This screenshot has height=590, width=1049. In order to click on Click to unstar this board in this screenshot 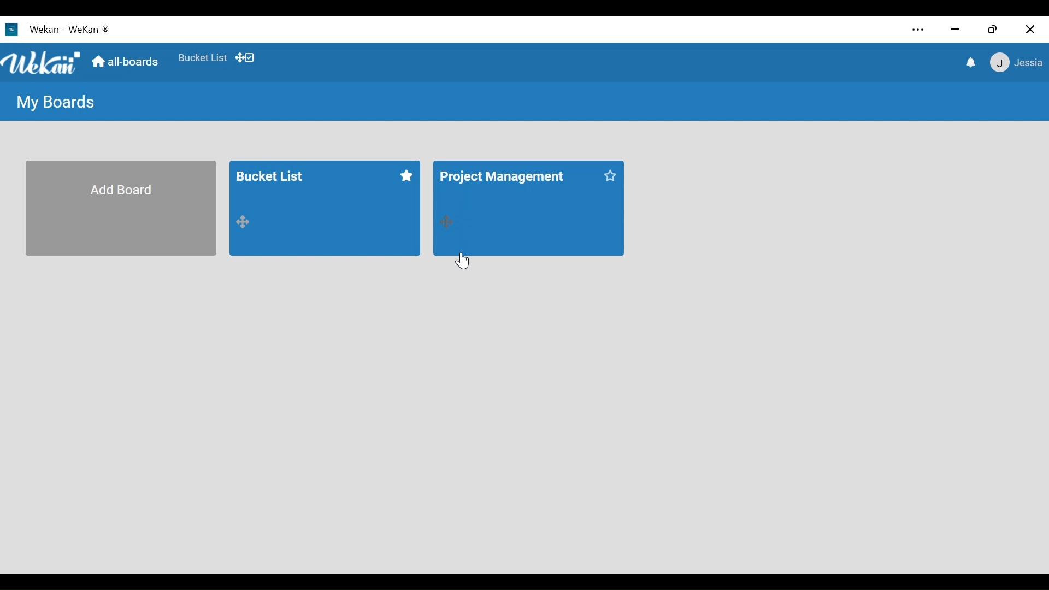, I will do `click(406, 175)`.